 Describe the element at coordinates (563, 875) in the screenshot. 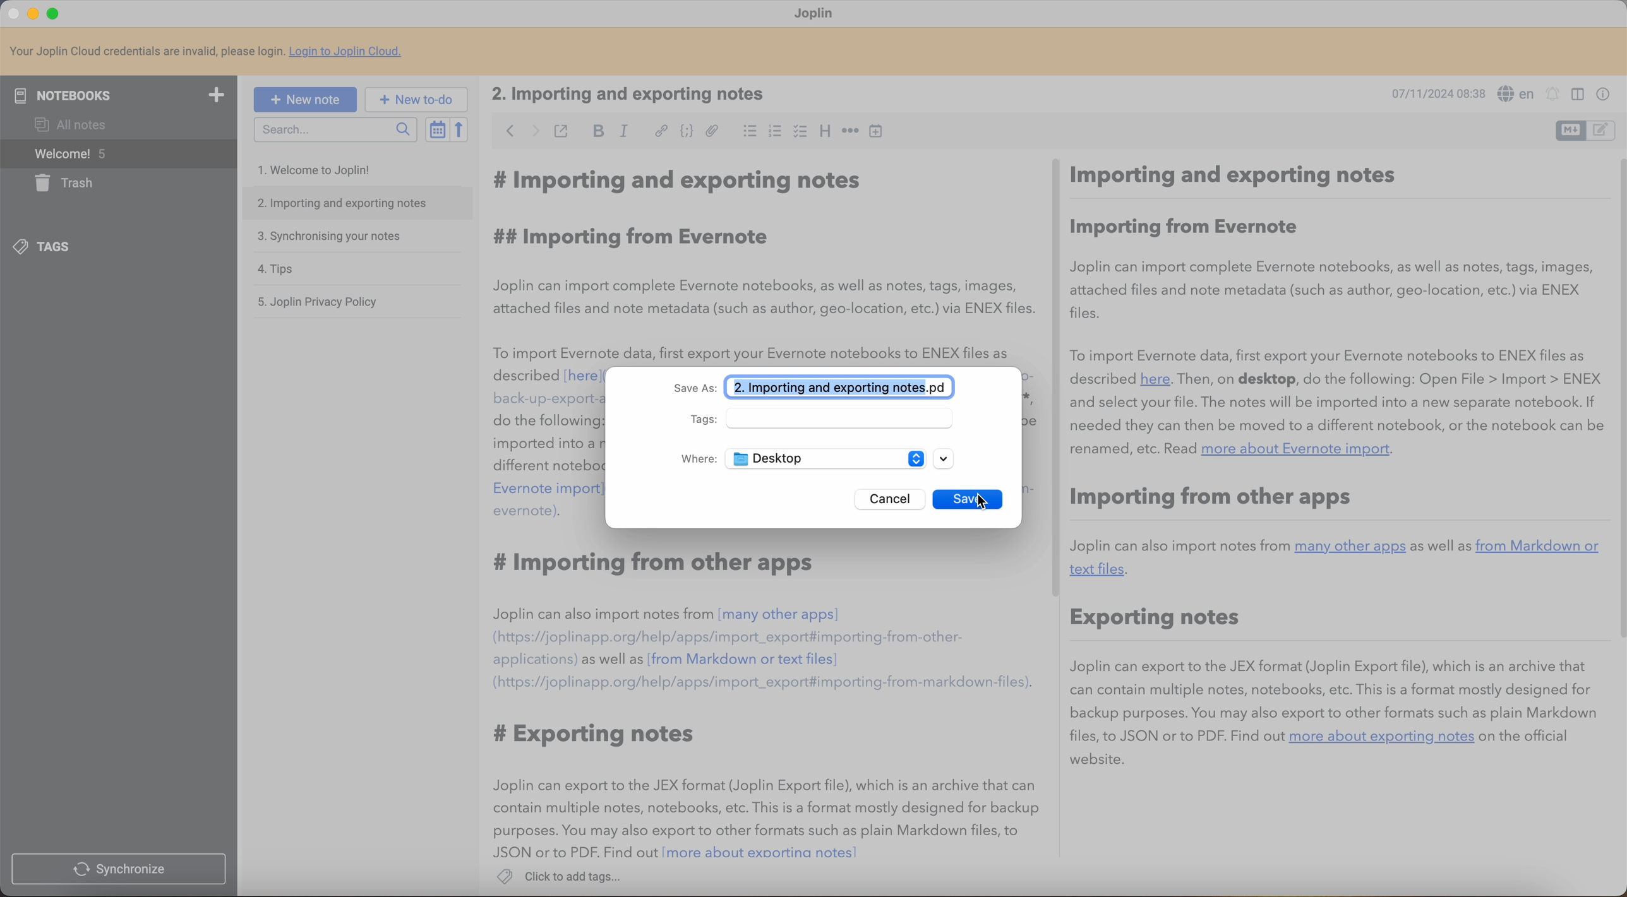

I see `click to add tags` at that location.